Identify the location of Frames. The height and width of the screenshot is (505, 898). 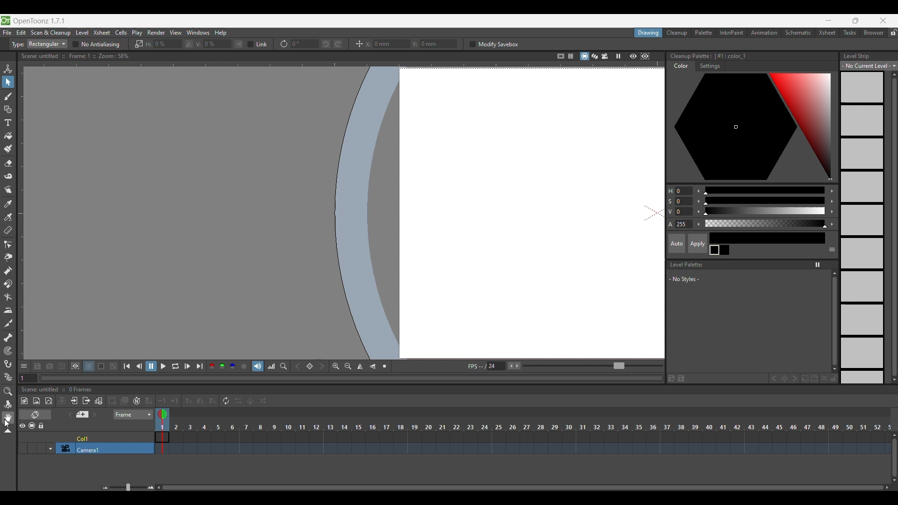
(522, 426).